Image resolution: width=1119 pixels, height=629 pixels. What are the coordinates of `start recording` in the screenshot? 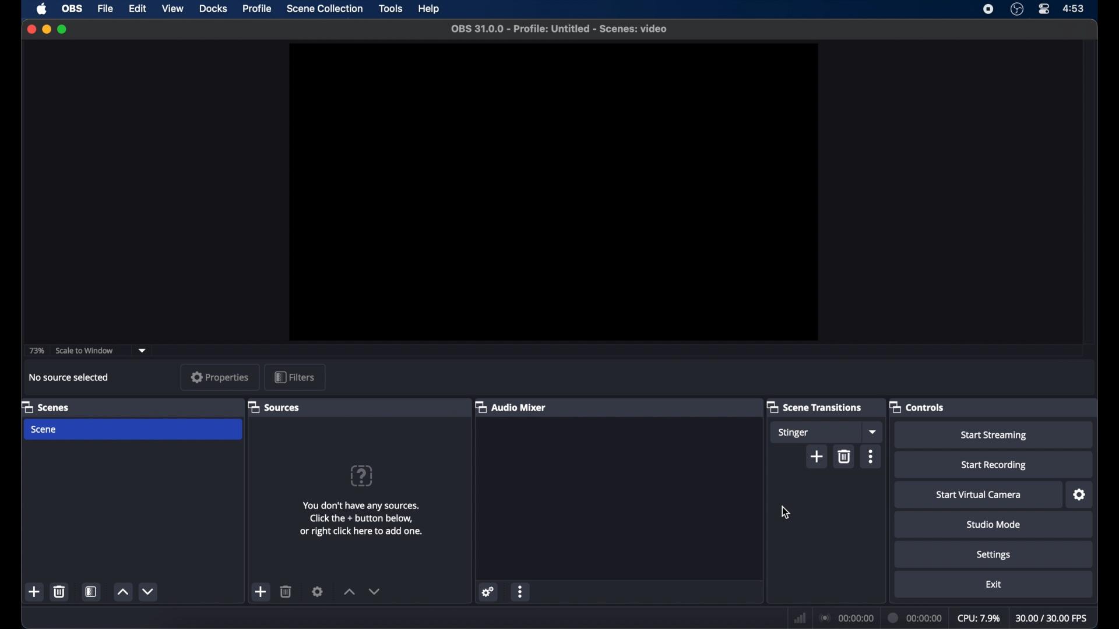 It's located at (995, 465).